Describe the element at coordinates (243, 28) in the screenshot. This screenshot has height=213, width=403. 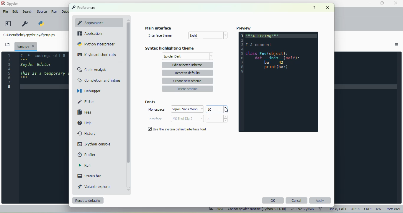
I see `preview` at that location.